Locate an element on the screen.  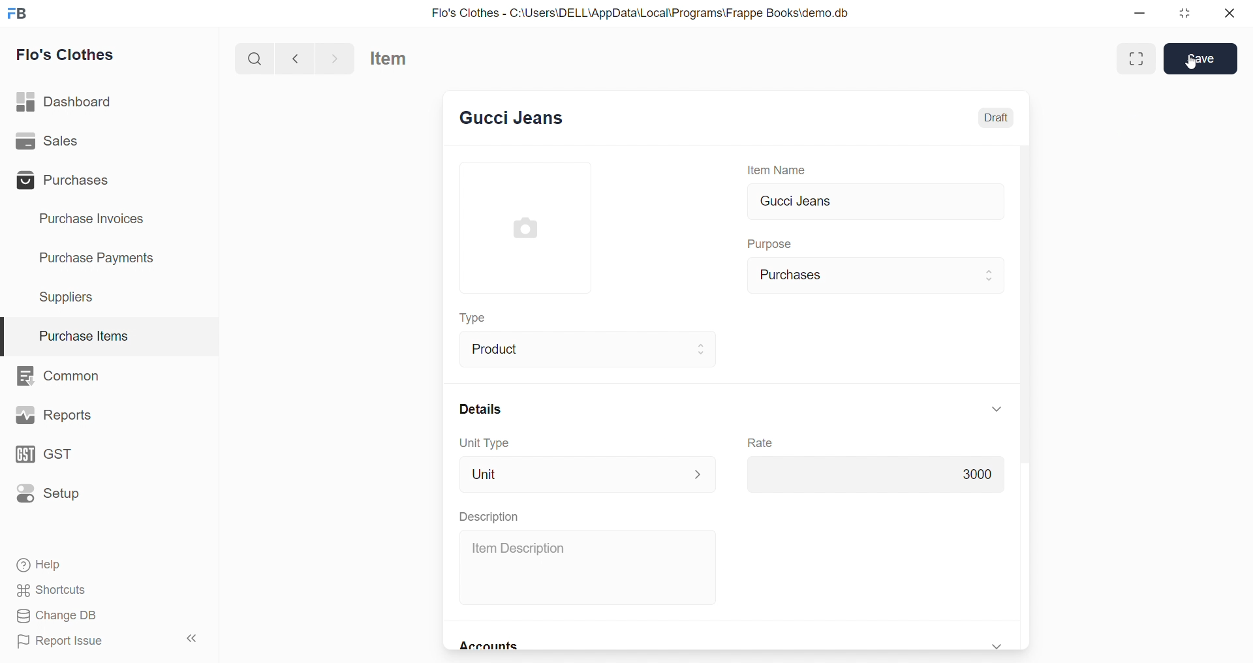
Help is located at coordinates (103, 563).